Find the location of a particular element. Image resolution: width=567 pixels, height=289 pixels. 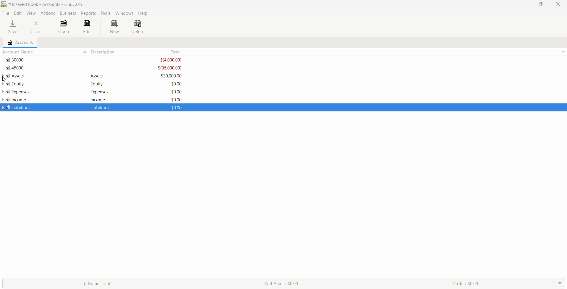

Net Assets is located at coordinates (347, 284).